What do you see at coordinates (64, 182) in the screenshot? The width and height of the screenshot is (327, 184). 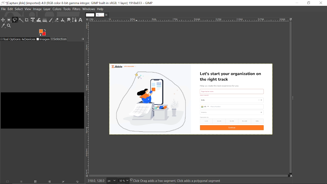 I see `Selection to path` at bounding box center [64, 182].